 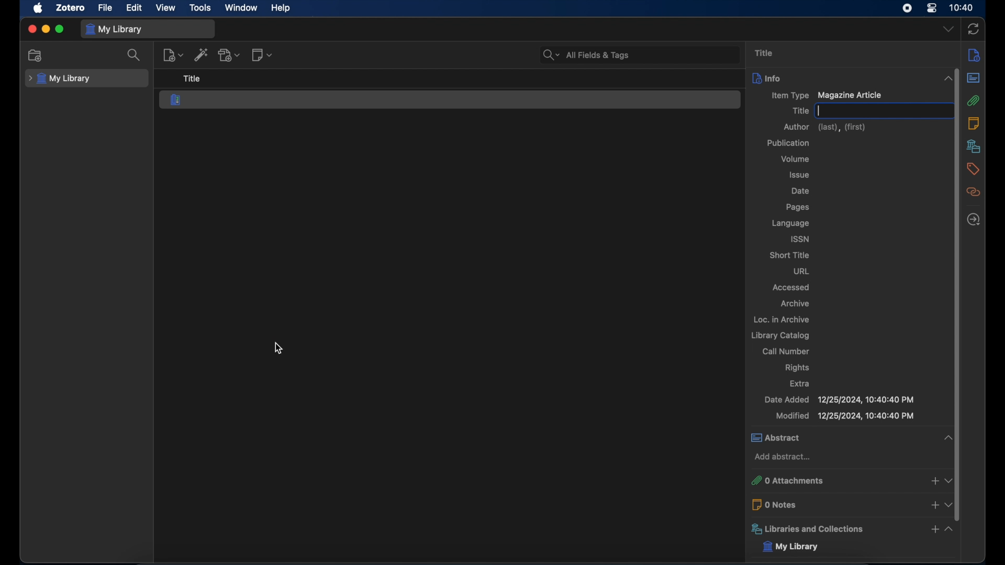 What do you see at coordinates (828, 111) in the screenshot?
I see `name` at bounding box center [828, 111].